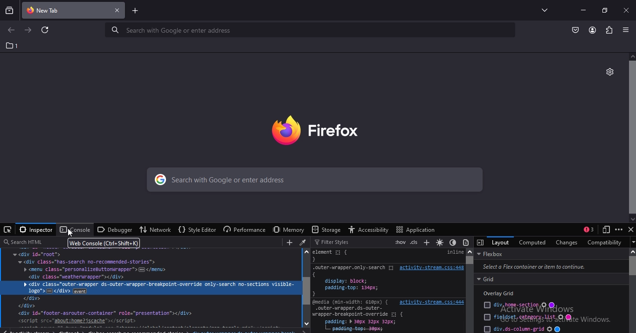 The image size is (636, 333). Describe the element at coordinates (576, 30) in the screenshot. I see `save to pocket` at that location.